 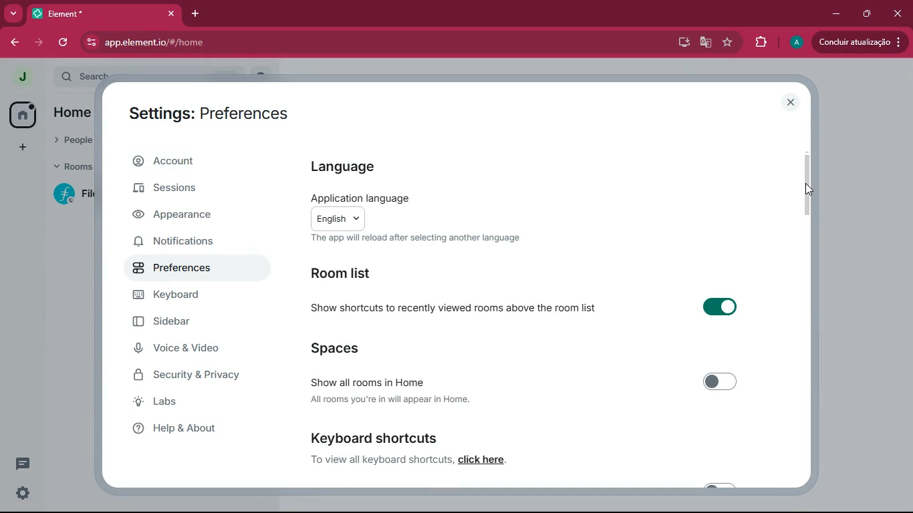 I want to click on language, so click(x=358, y=169).